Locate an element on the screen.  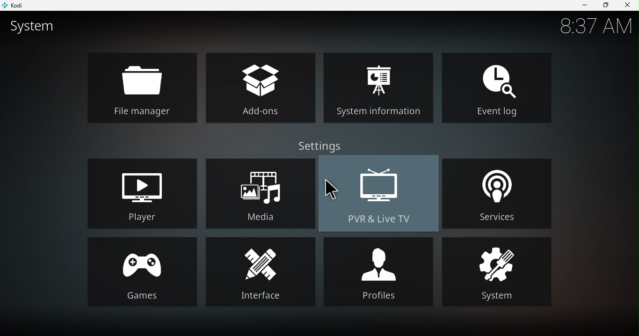
Maximize is located at coordinates (605, 5).